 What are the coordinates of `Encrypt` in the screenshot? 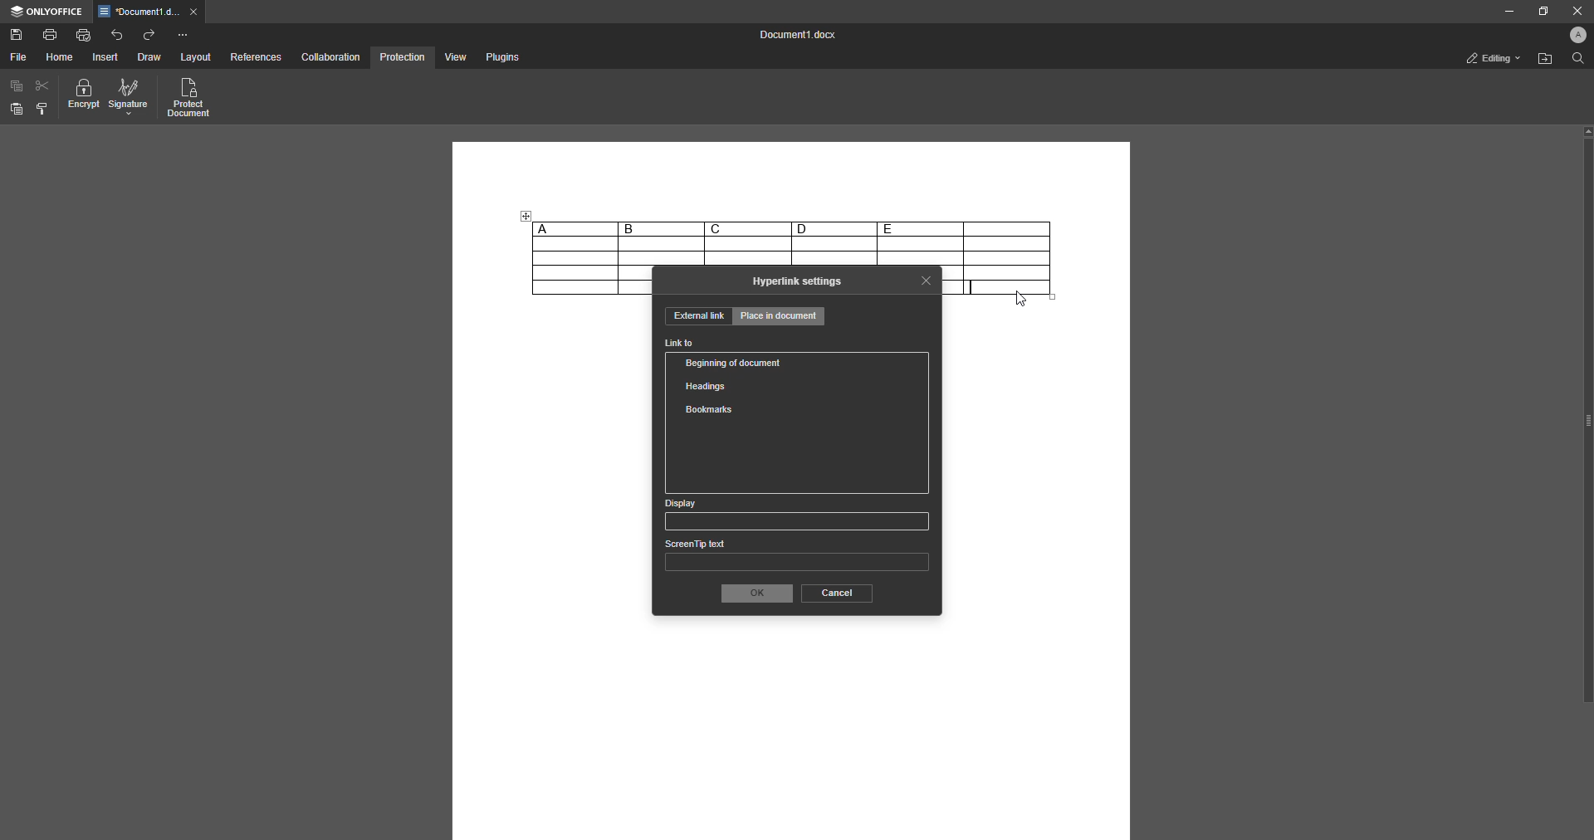 It's located at (84, 97).